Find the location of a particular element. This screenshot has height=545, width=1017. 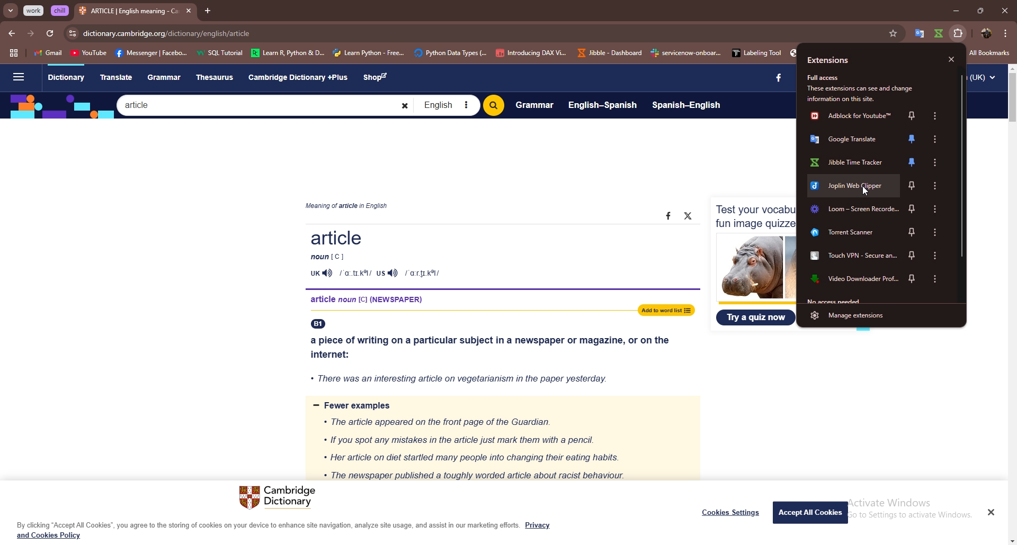

extension is located at coordinates (852, 258).